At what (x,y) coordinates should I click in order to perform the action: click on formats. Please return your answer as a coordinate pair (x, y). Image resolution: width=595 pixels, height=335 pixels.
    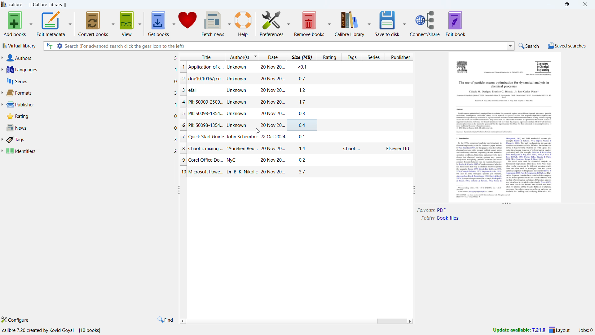
    Looking at the image, I should click on (90, 92).